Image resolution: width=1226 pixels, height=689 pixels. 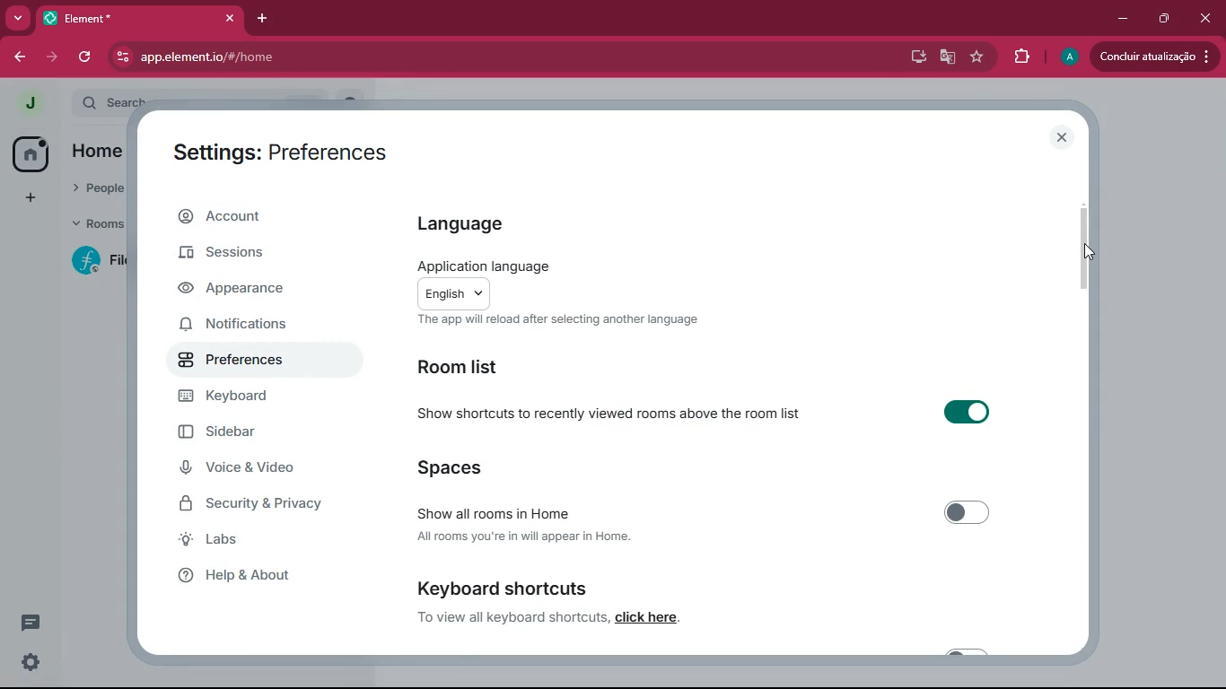 I want to click on language, so click(x=469, y=222).